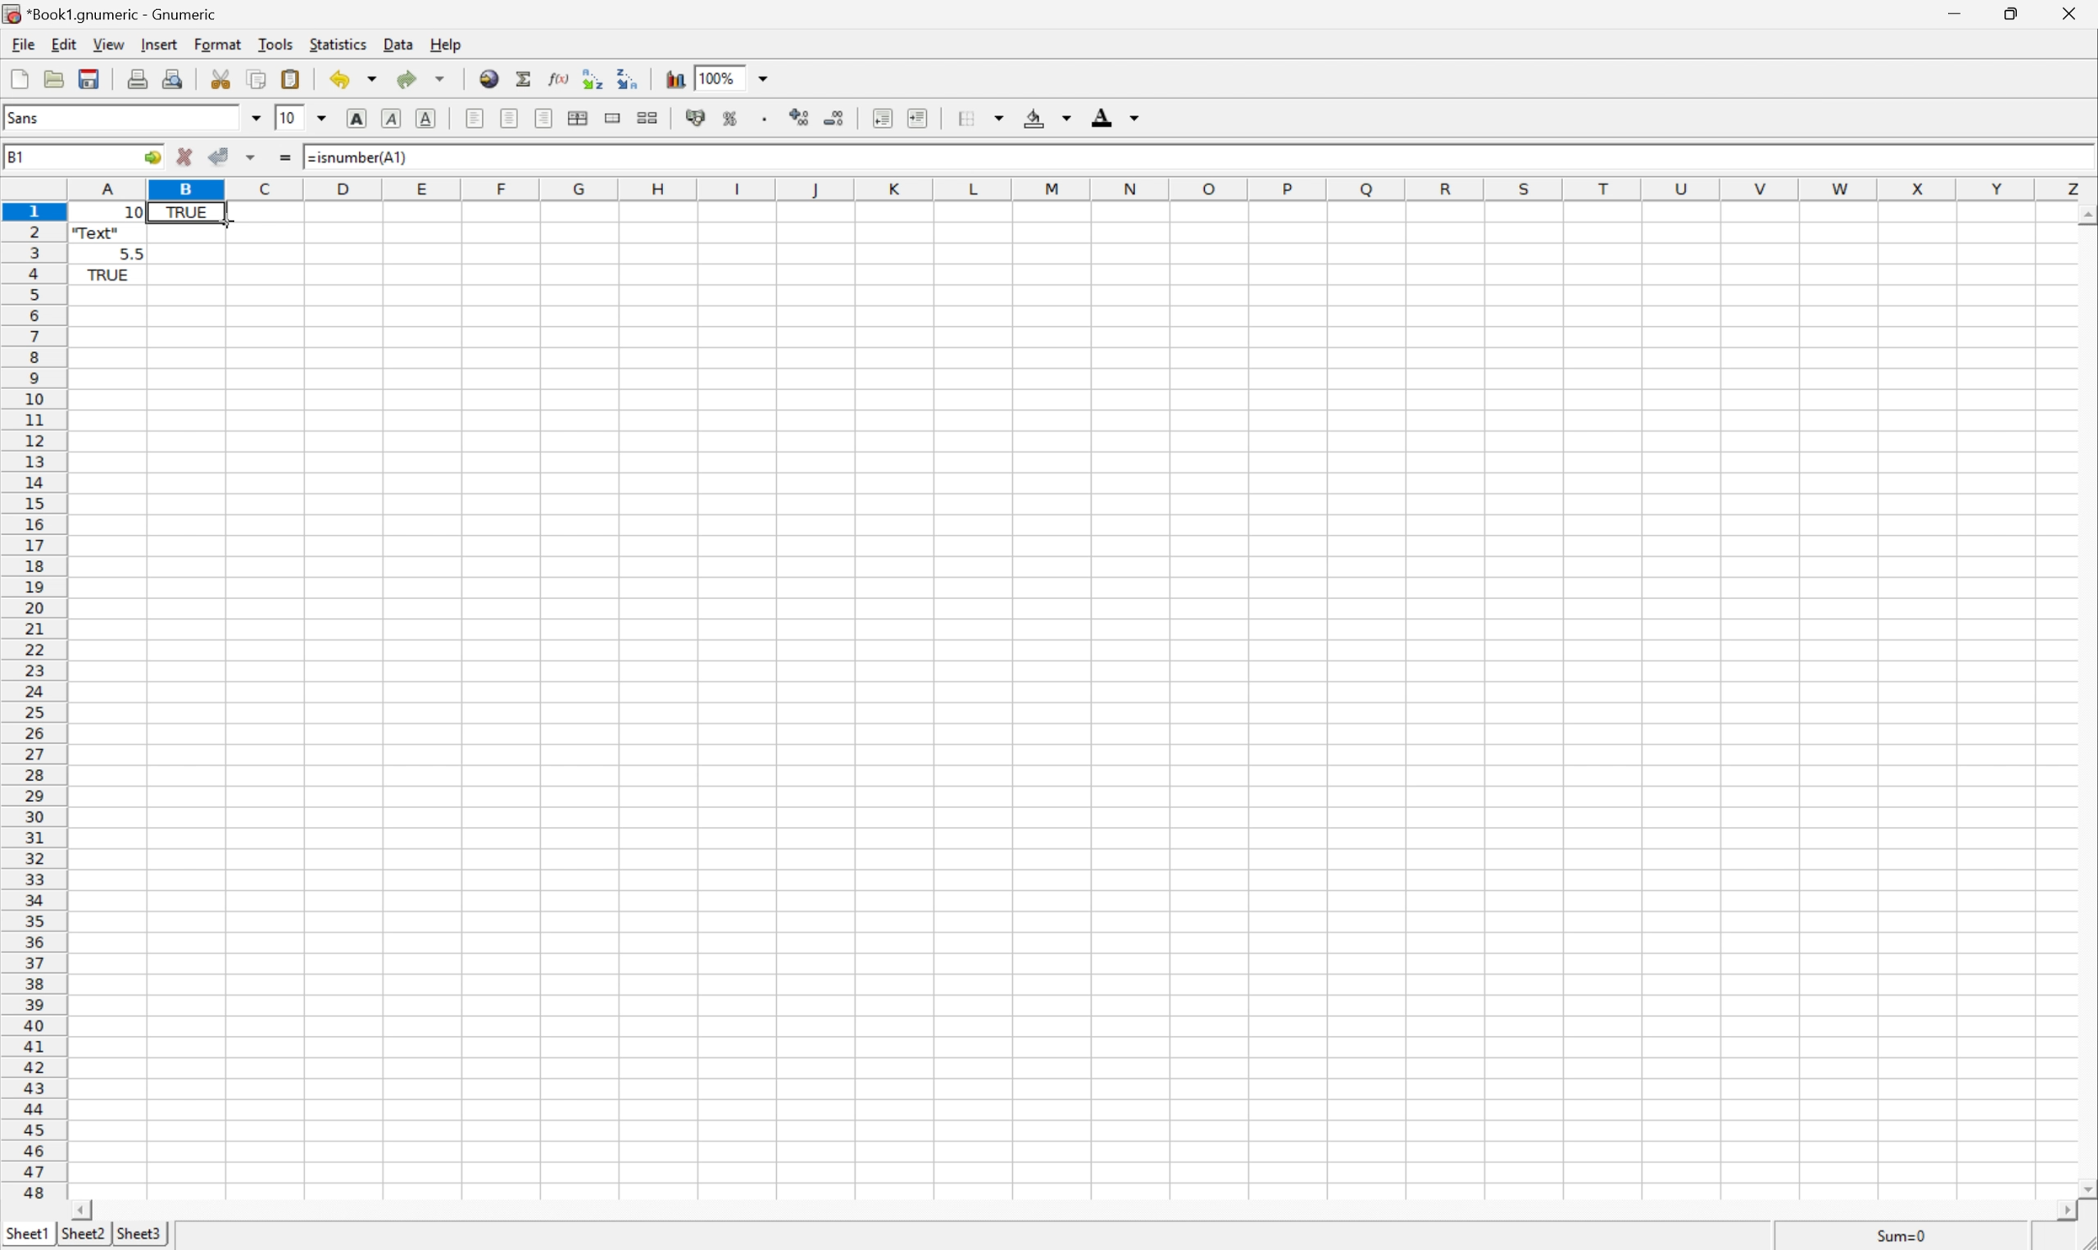 Image resolution: width=2098 pixels, height=1250 pixels. Describe the element at coordinates (289, 117) in the screenshot. I see `10` at that location.